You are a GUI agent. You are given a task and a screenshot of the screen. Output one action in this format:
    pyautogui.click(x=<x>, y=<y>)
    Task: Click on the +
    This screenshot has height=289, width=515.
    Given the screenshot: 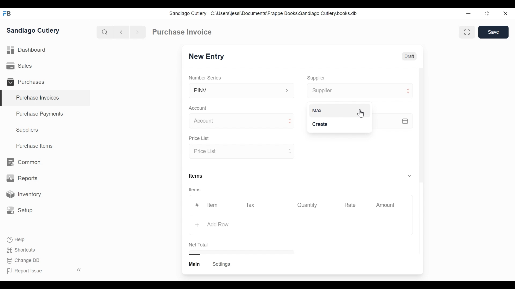 What is the action you would take?
    pyautogui.click(x=198, y=225)
    